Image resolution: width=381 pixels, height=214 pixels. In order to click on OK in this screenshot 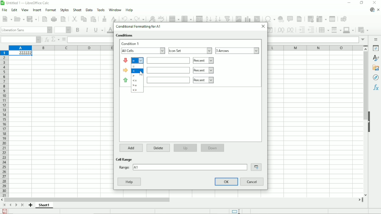, I will do `click(227, 182)`.